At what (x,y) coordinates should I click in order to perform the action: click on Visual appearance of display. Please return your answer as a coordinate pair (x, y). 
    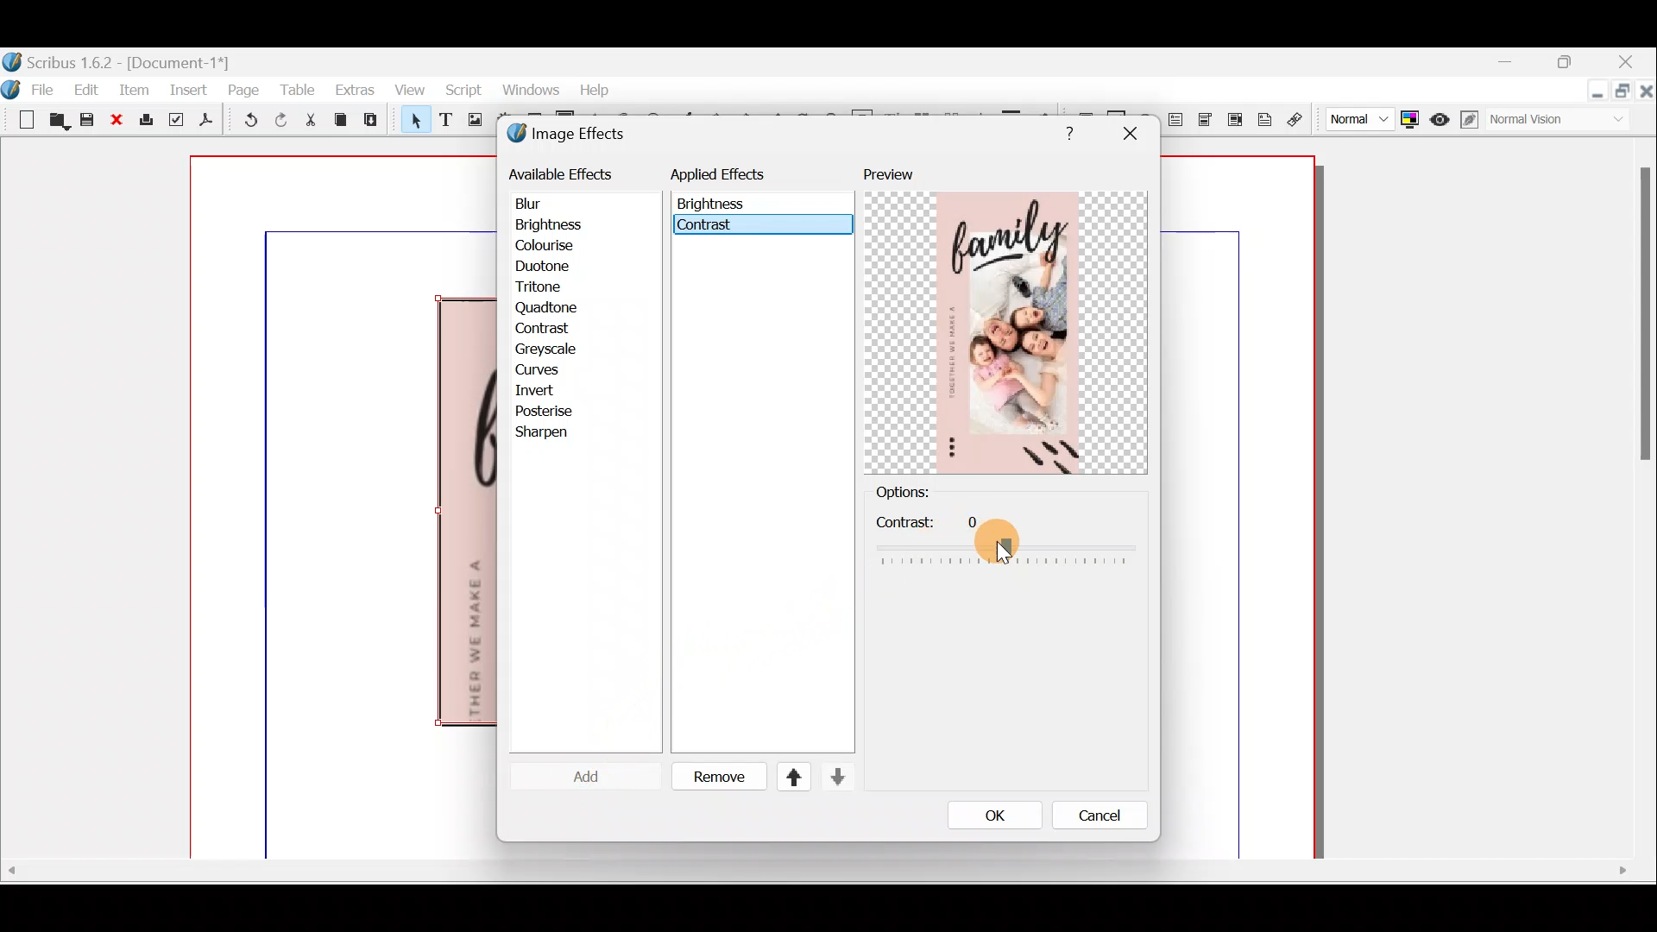
    Looking at the image, I should click on (1566, 121).